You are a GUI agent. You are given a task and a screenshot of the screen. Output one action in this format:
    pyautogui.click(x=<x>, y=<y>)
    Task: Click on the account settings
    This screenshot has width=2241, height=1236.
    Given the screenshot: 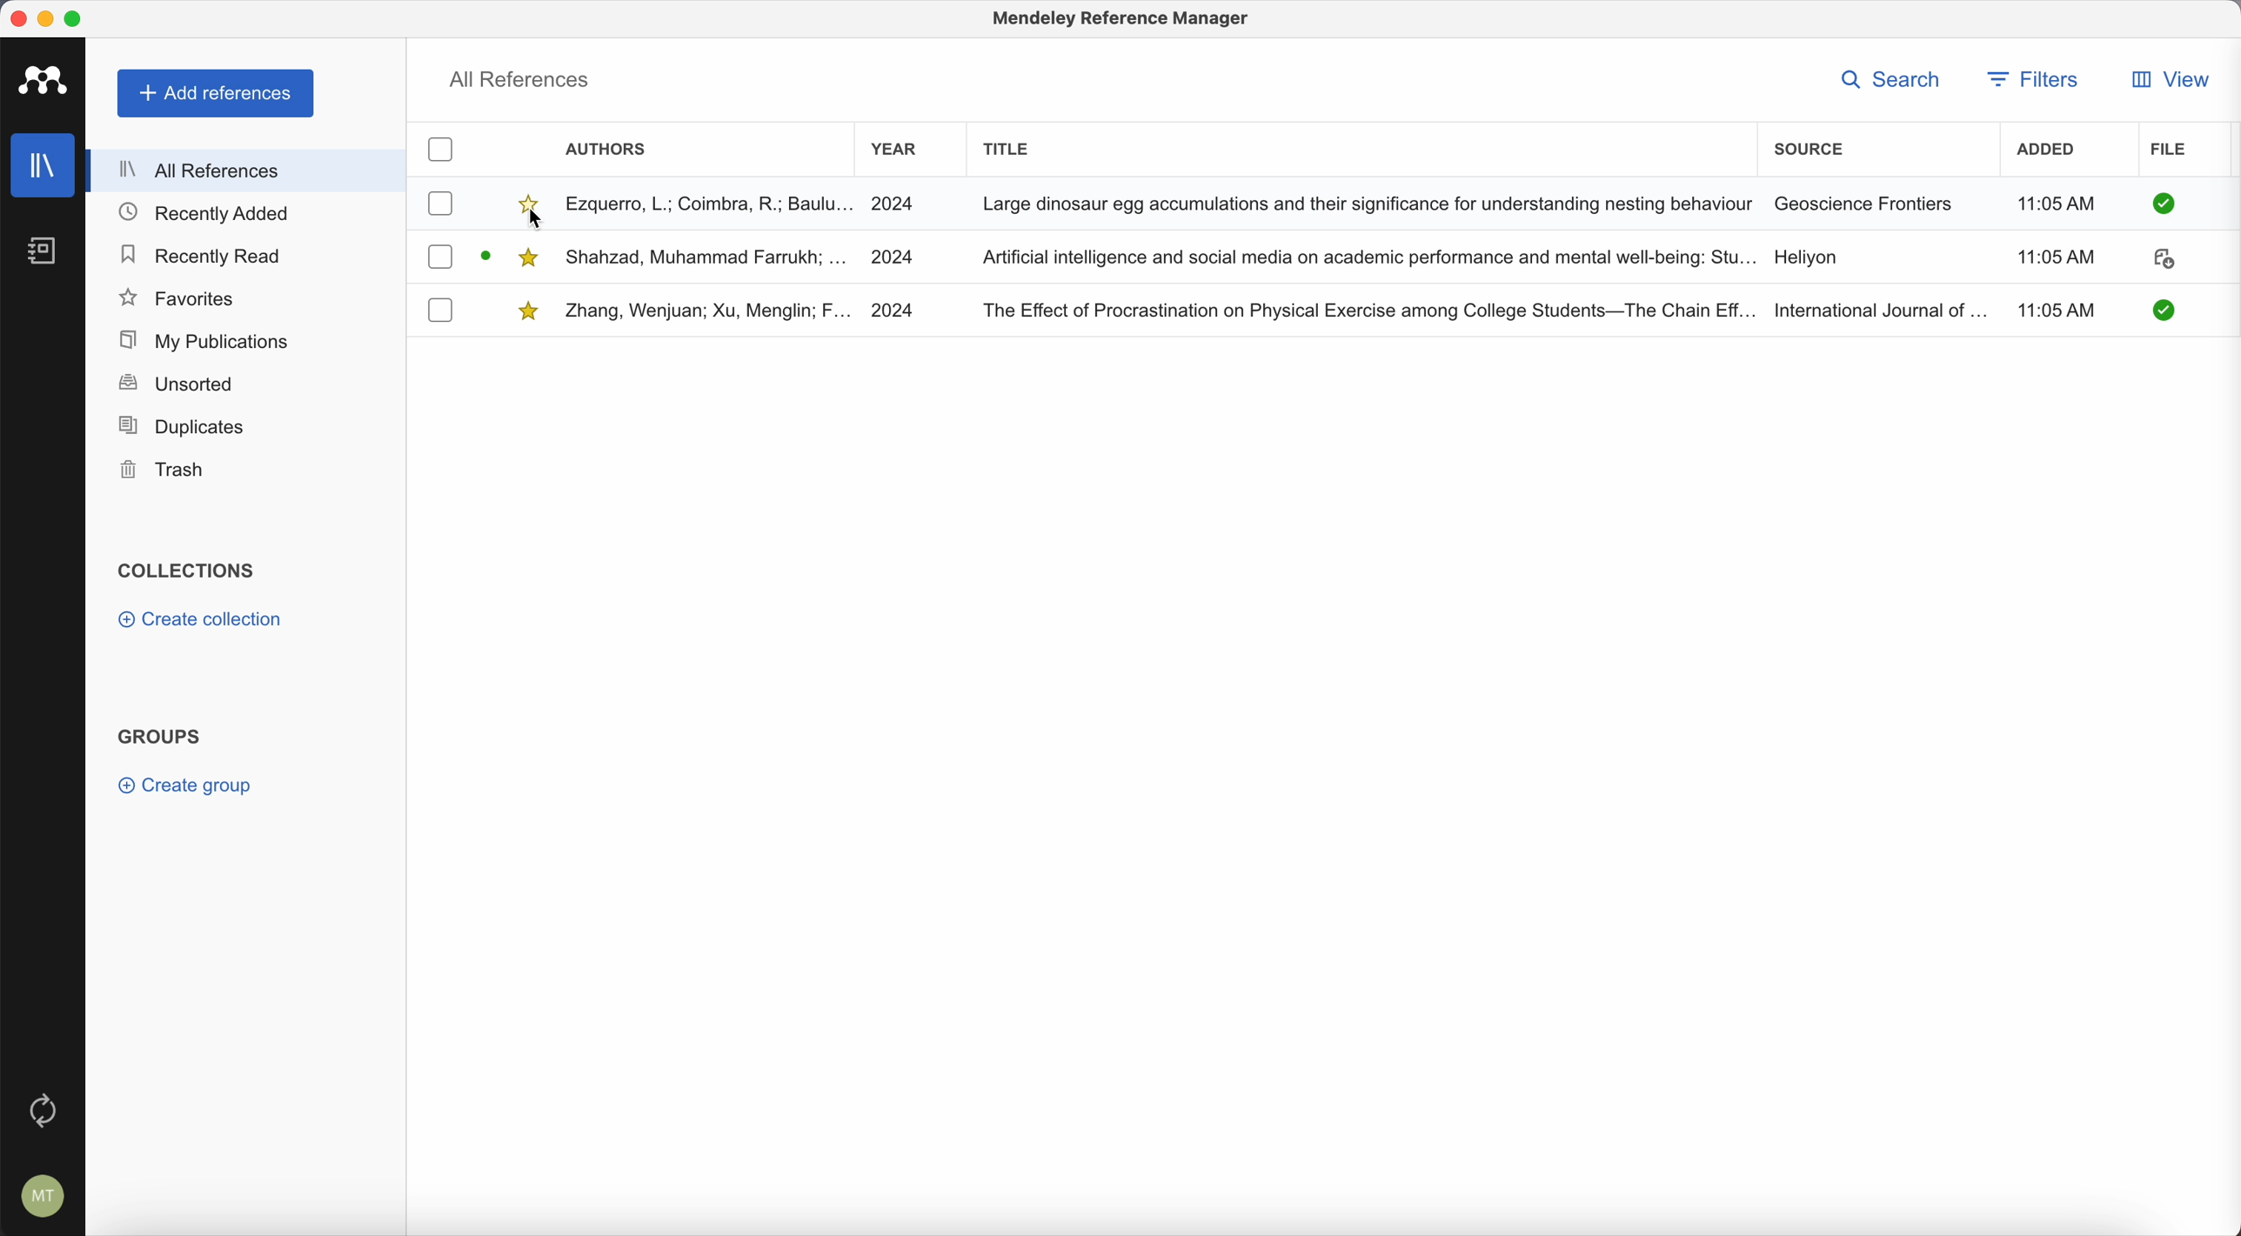 What is the action you would take?
    pyautogui.click(x=39, y=1193)
    